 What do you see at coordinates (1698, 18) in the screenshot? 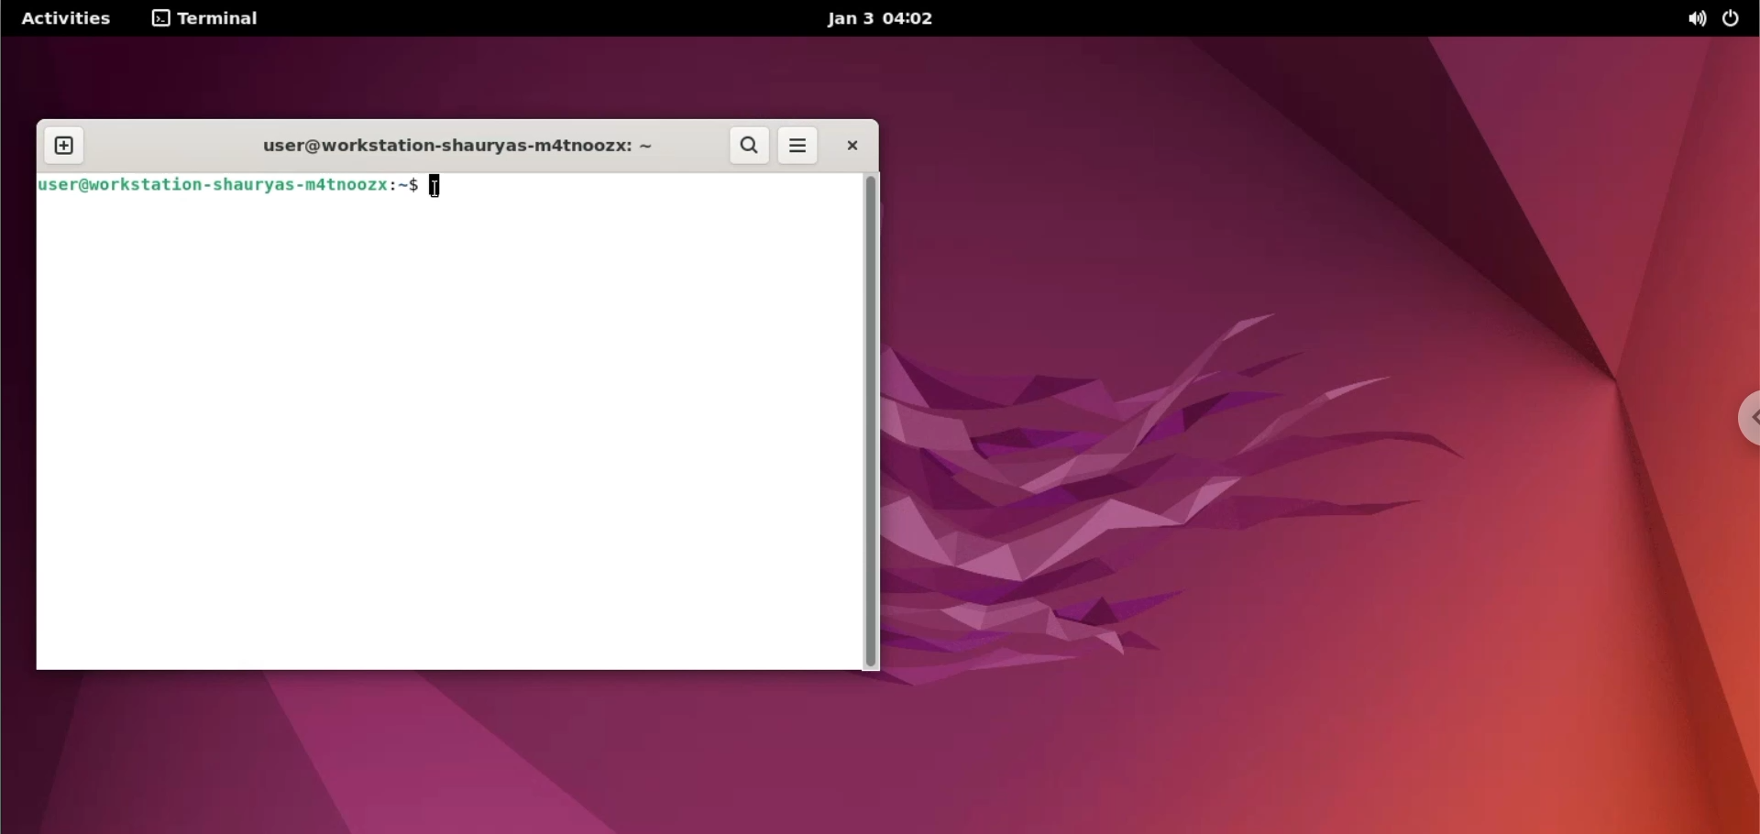
I see `sound options` at bounding box center [1698, 18].